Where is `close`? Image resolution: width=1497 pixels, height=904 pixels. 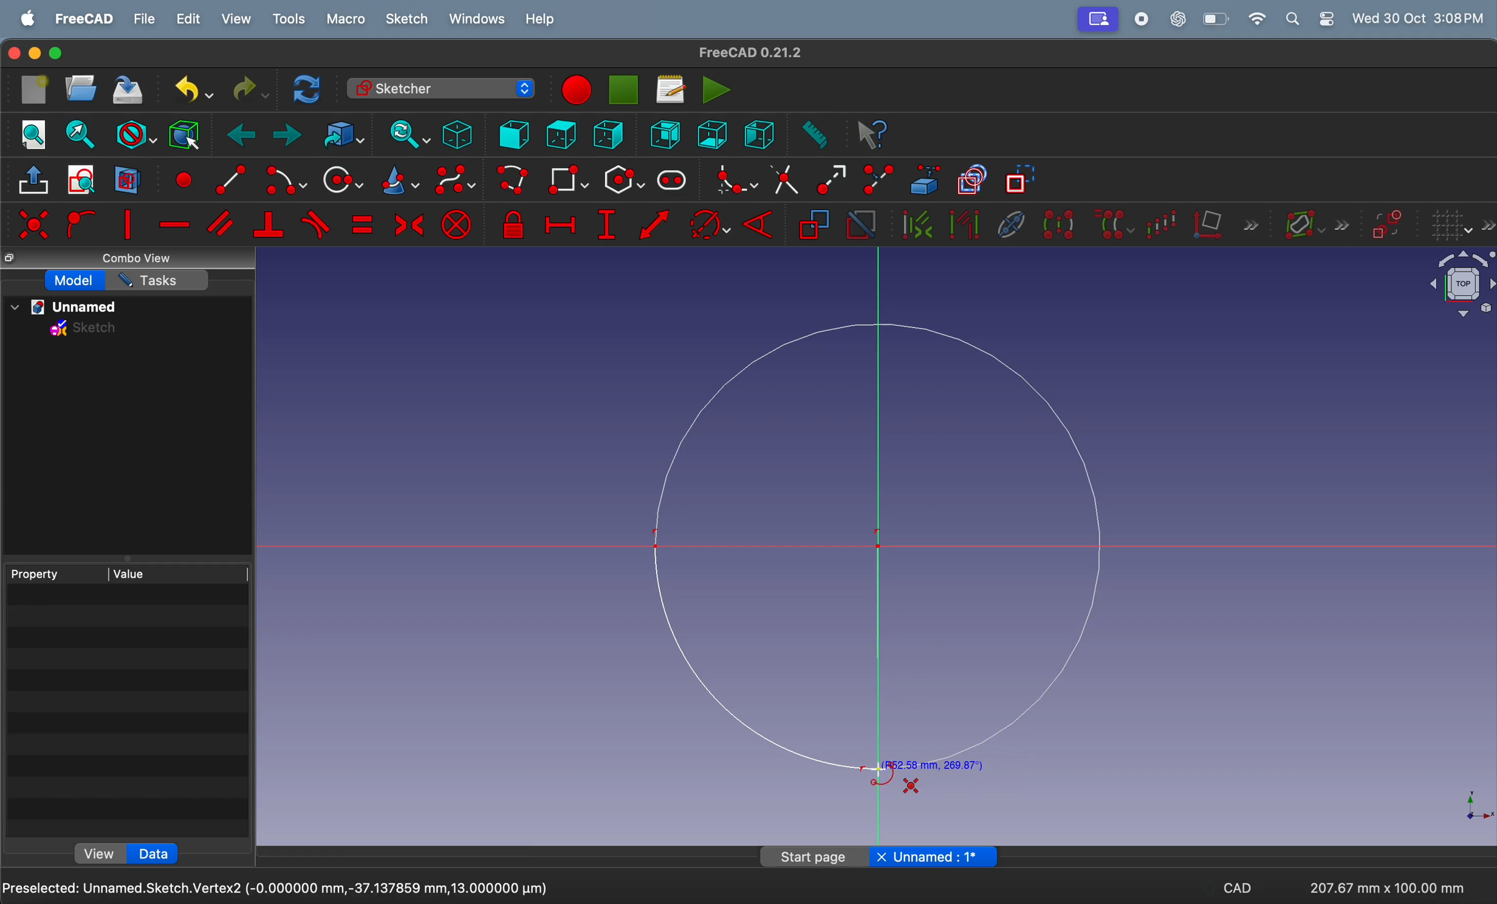 close is located at coordinates (881, 857).